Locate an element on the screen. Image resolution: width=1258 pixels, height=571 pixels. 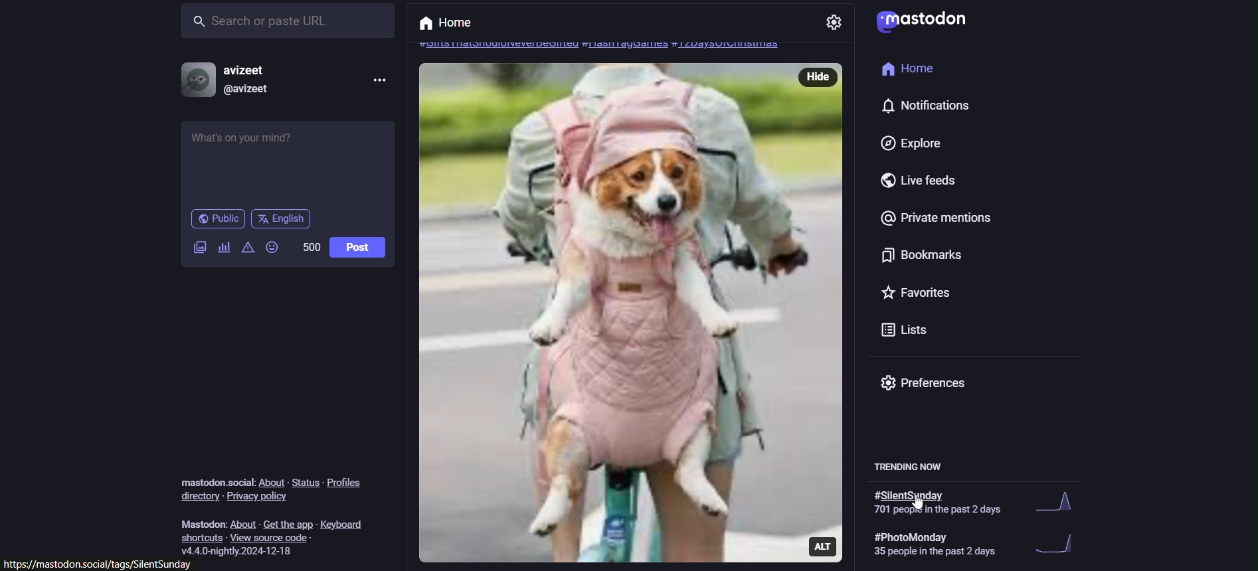
Home is located at coordinates (453, 23).